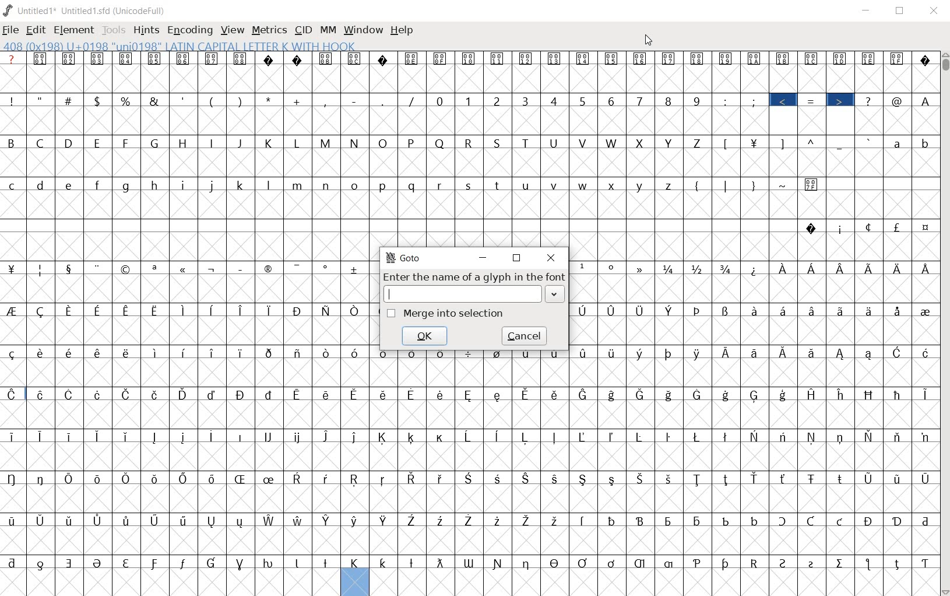  What do you see at coordinates (215, 99) in the screenshot?
I see `symbols` at bounding box center [215, 99].